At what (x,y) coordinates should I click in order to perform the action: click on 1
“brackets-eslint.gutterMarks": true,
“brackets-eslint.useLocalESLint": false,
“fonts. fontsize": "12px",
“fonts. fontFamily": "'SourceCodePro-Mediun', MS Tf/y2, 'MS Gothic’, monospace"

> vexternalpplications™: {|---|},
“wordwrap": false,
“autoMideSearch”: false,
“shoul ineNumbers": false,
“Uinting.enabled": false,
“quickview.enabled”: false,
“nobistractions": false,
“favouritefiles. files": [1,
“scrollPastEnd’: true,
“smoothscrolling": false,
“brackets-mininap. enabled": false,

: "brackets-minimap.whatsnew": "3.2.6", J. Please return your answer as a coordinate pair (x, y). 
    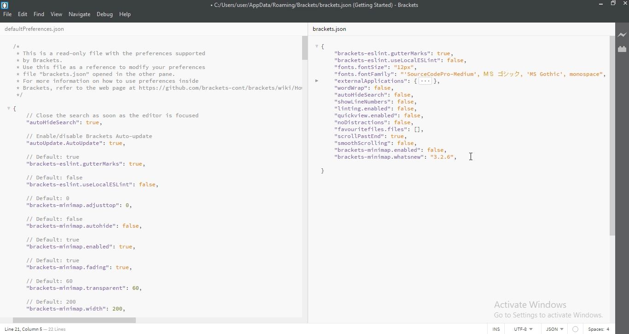
    Looking at the image, I should click on (459, 108).